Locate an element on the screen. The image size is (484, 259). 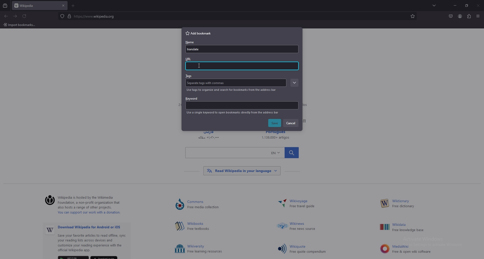
 is located at coordinates (242, 152).